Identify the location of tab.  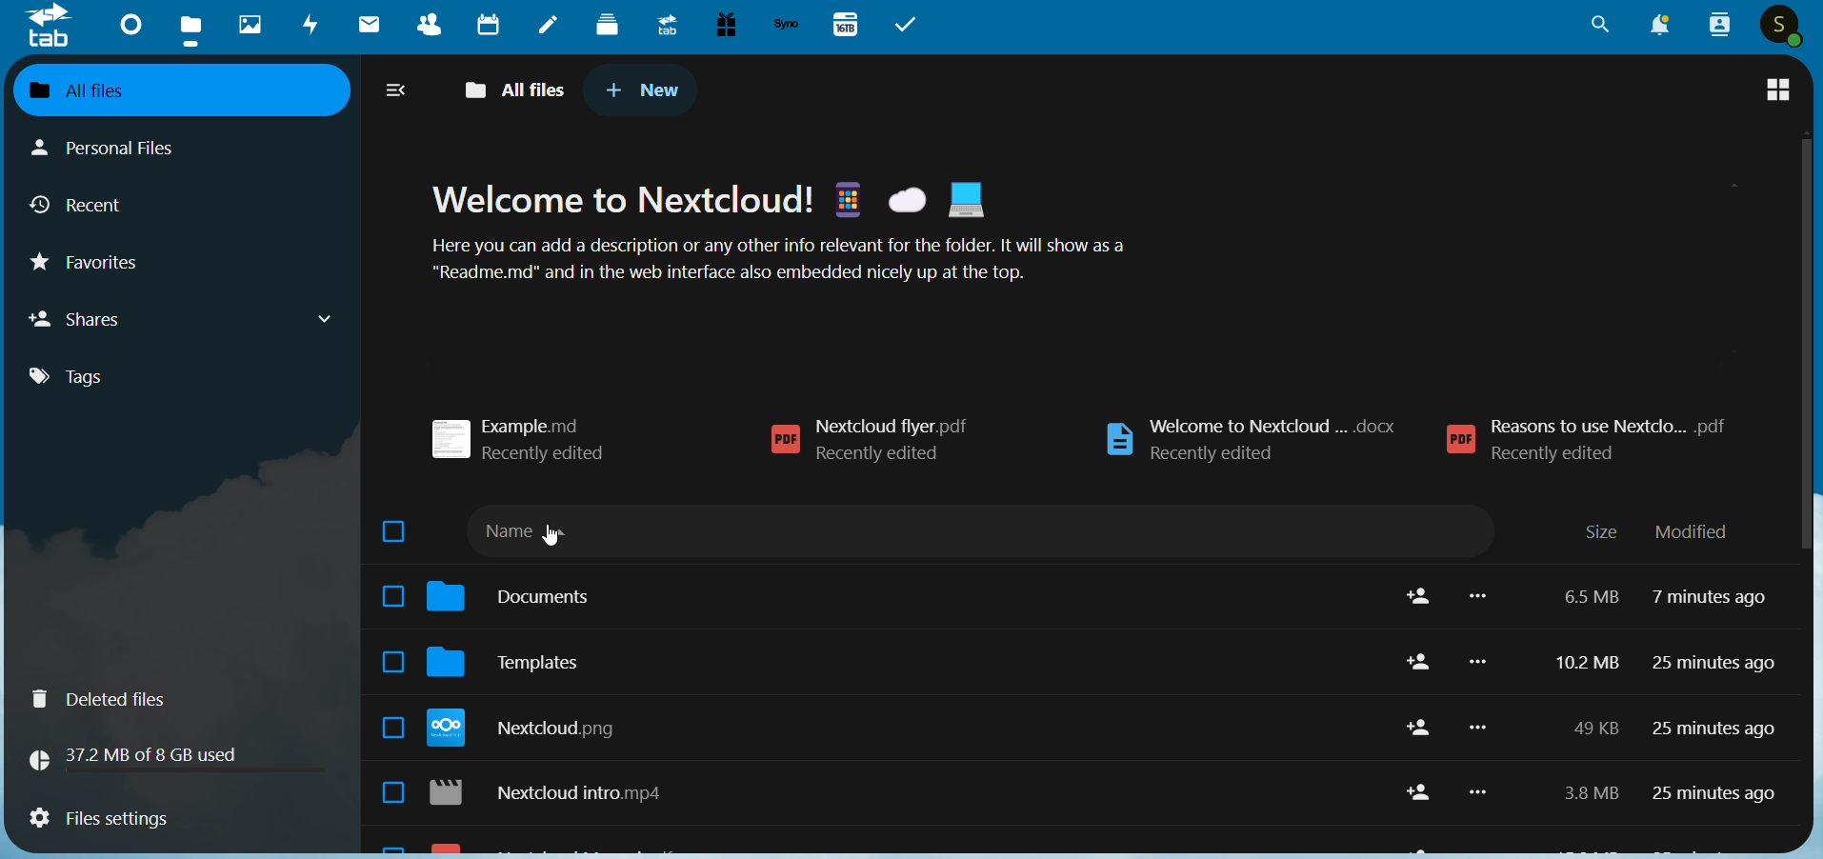
(48, 27).